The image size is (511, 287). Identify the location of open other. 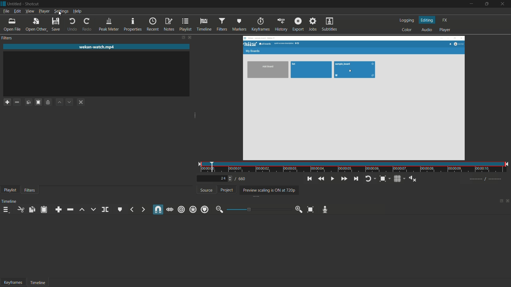
(36, 24).